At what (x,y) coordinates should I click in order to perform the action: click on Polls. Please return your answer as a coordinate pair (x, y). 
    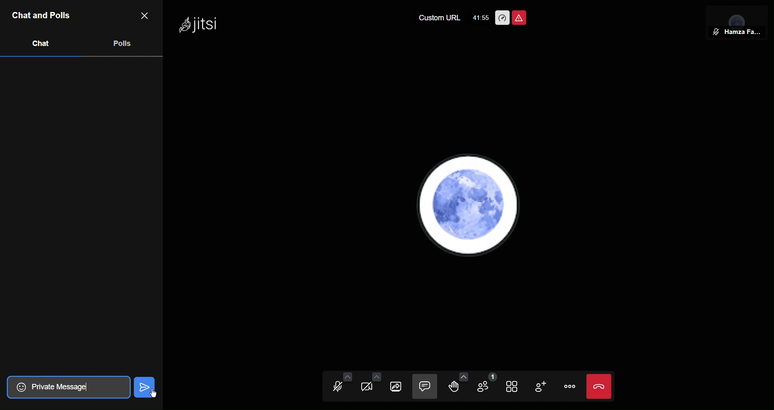
    Looking at the image, I should click on (120, 42).